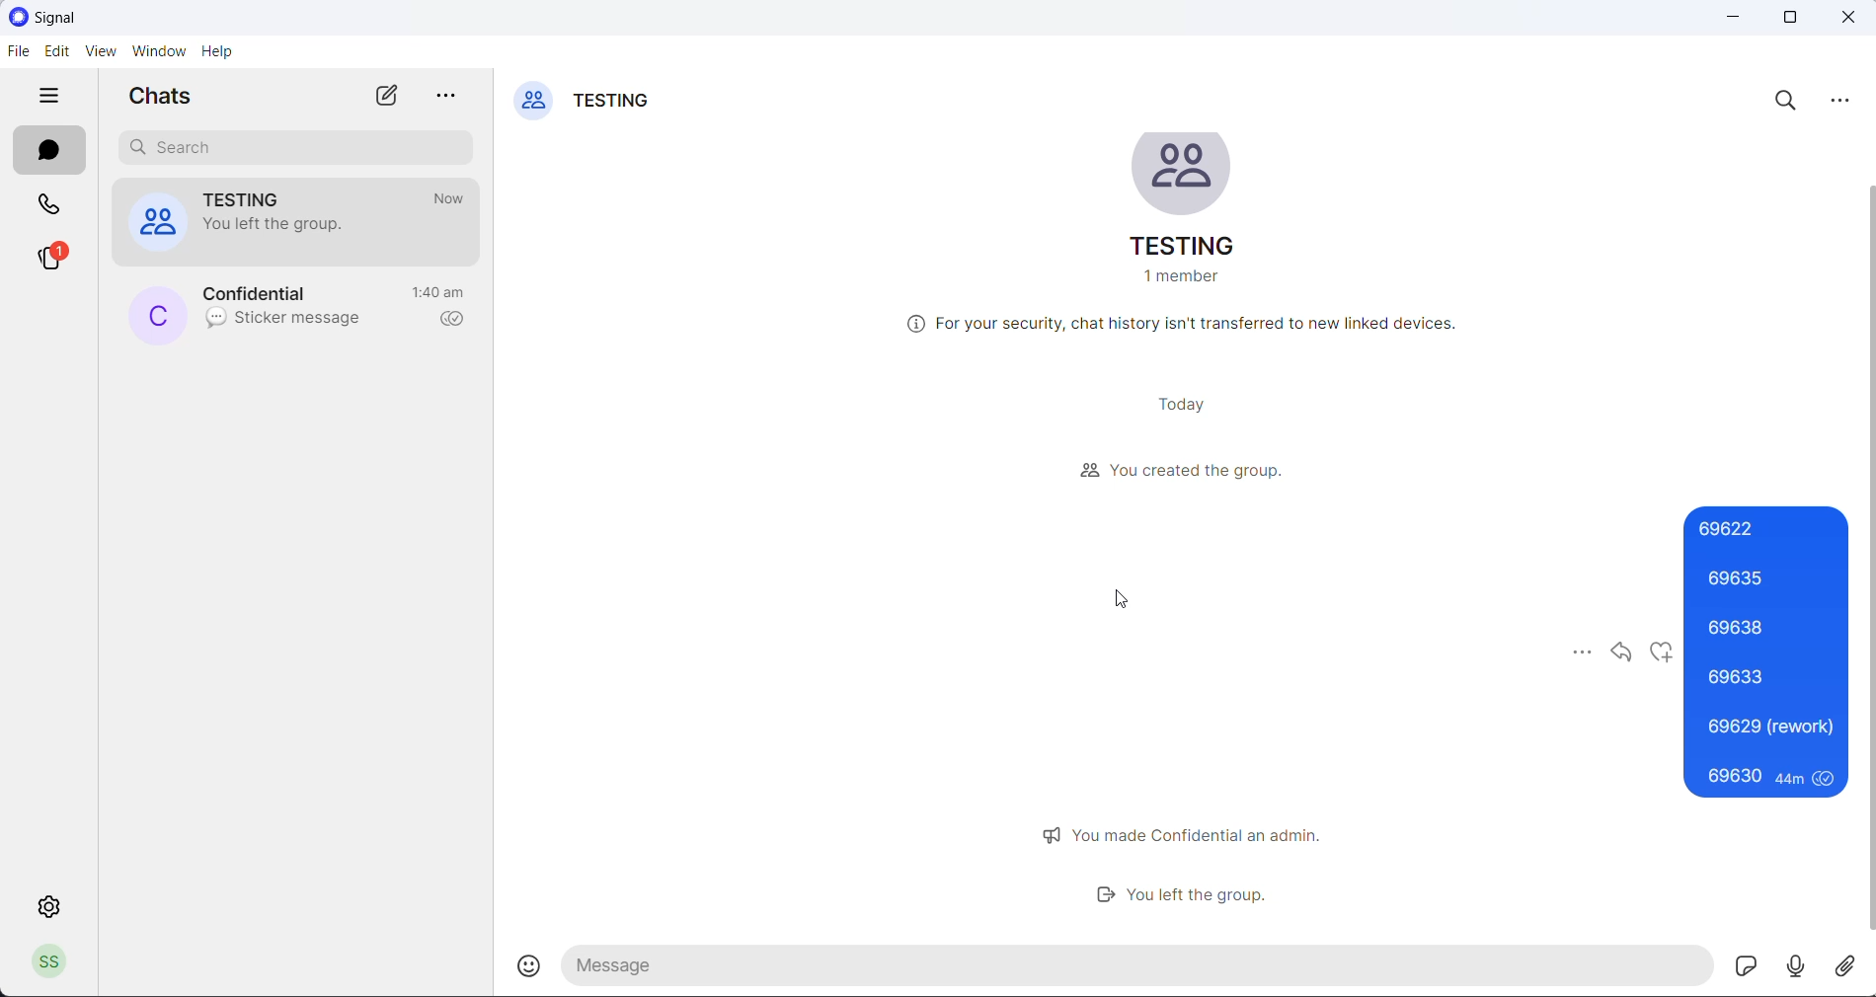 This screenshot has width=1876, height=997. What do you see at coordinates (1134, 602) in the screenshot?
I see `cursor` at bounding box center [1134, 602].